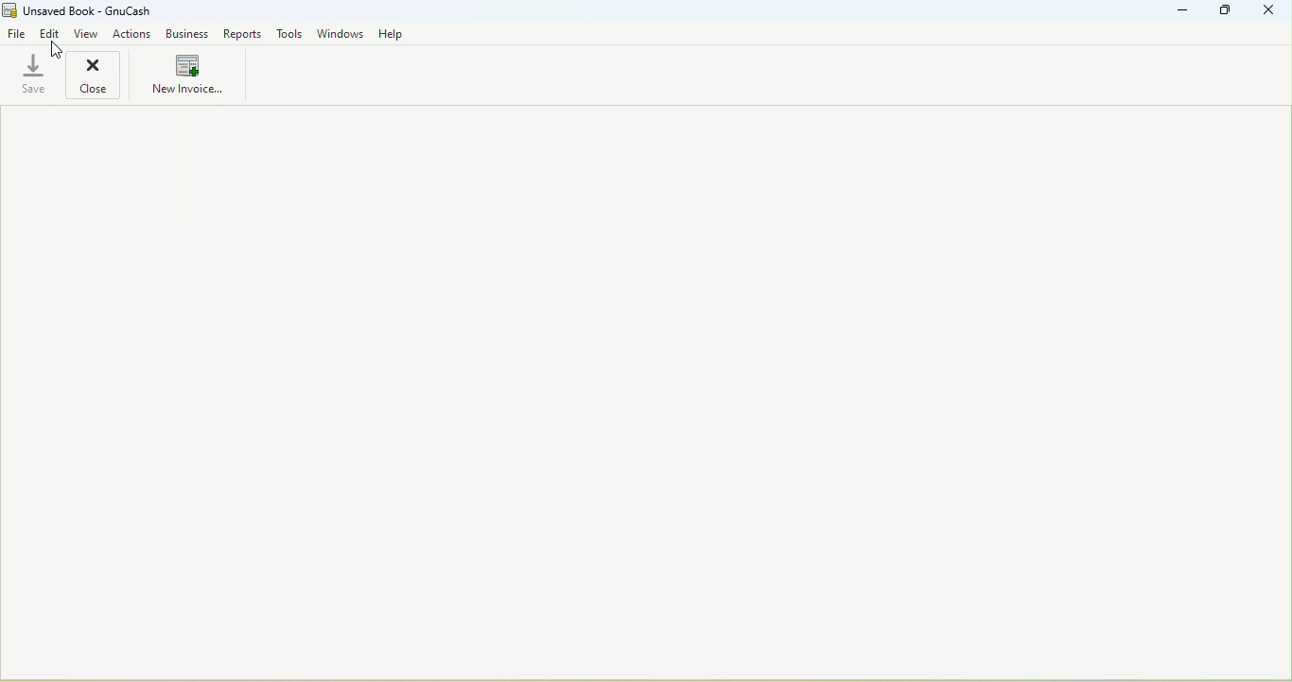 The image size is (1292, 682). What do you see at coordinates (288, 33) in the screenshot?
I see `Tools` at bounding box center [288, 33].